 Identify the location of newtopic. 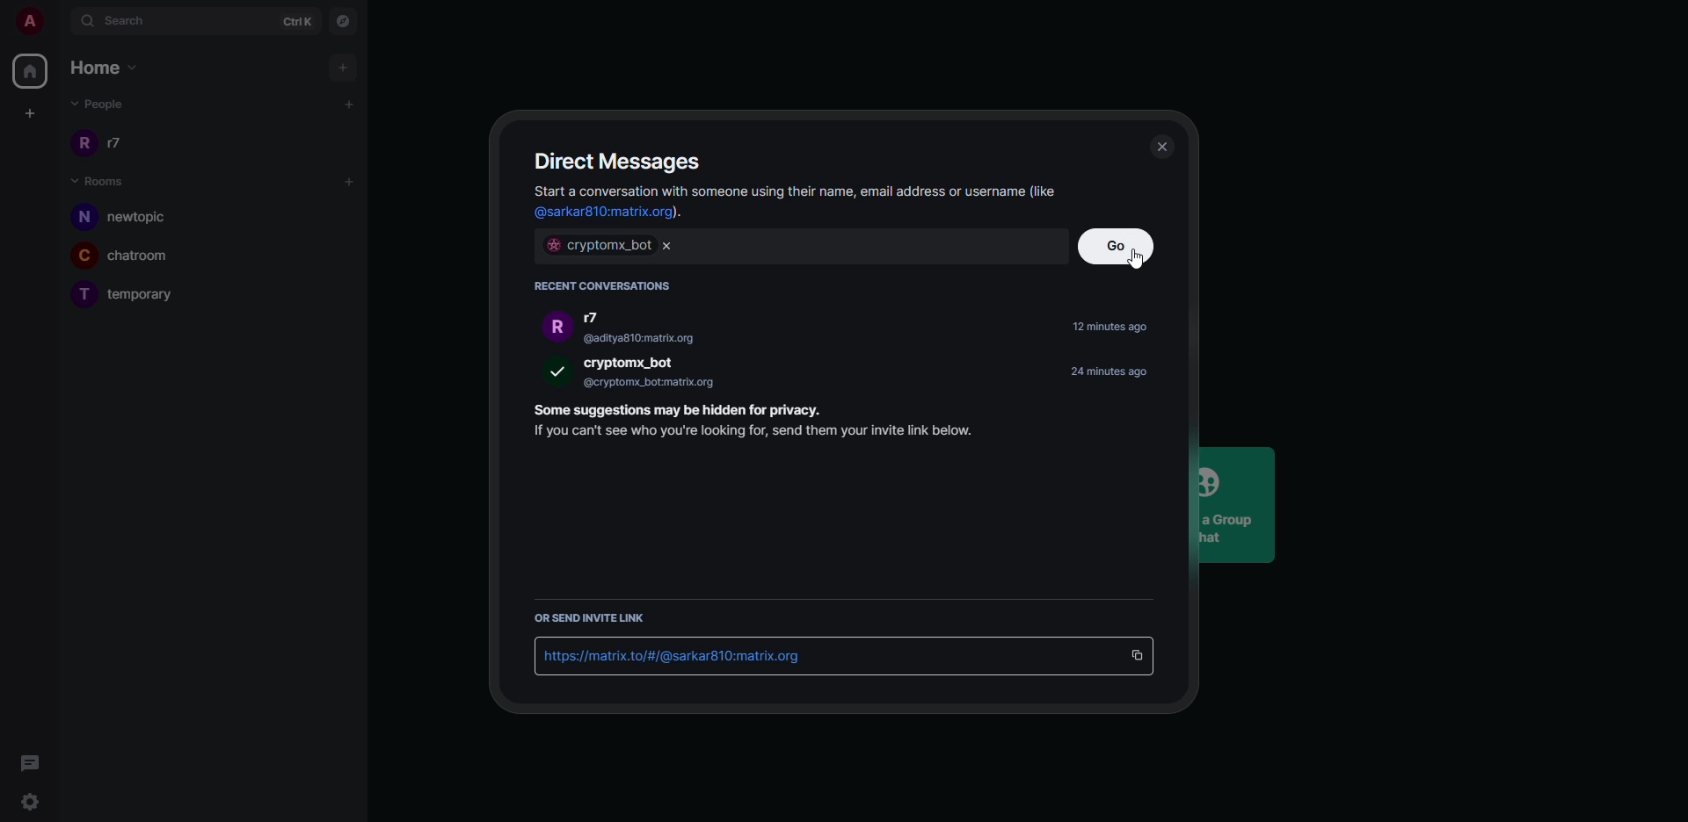
(147, 217).